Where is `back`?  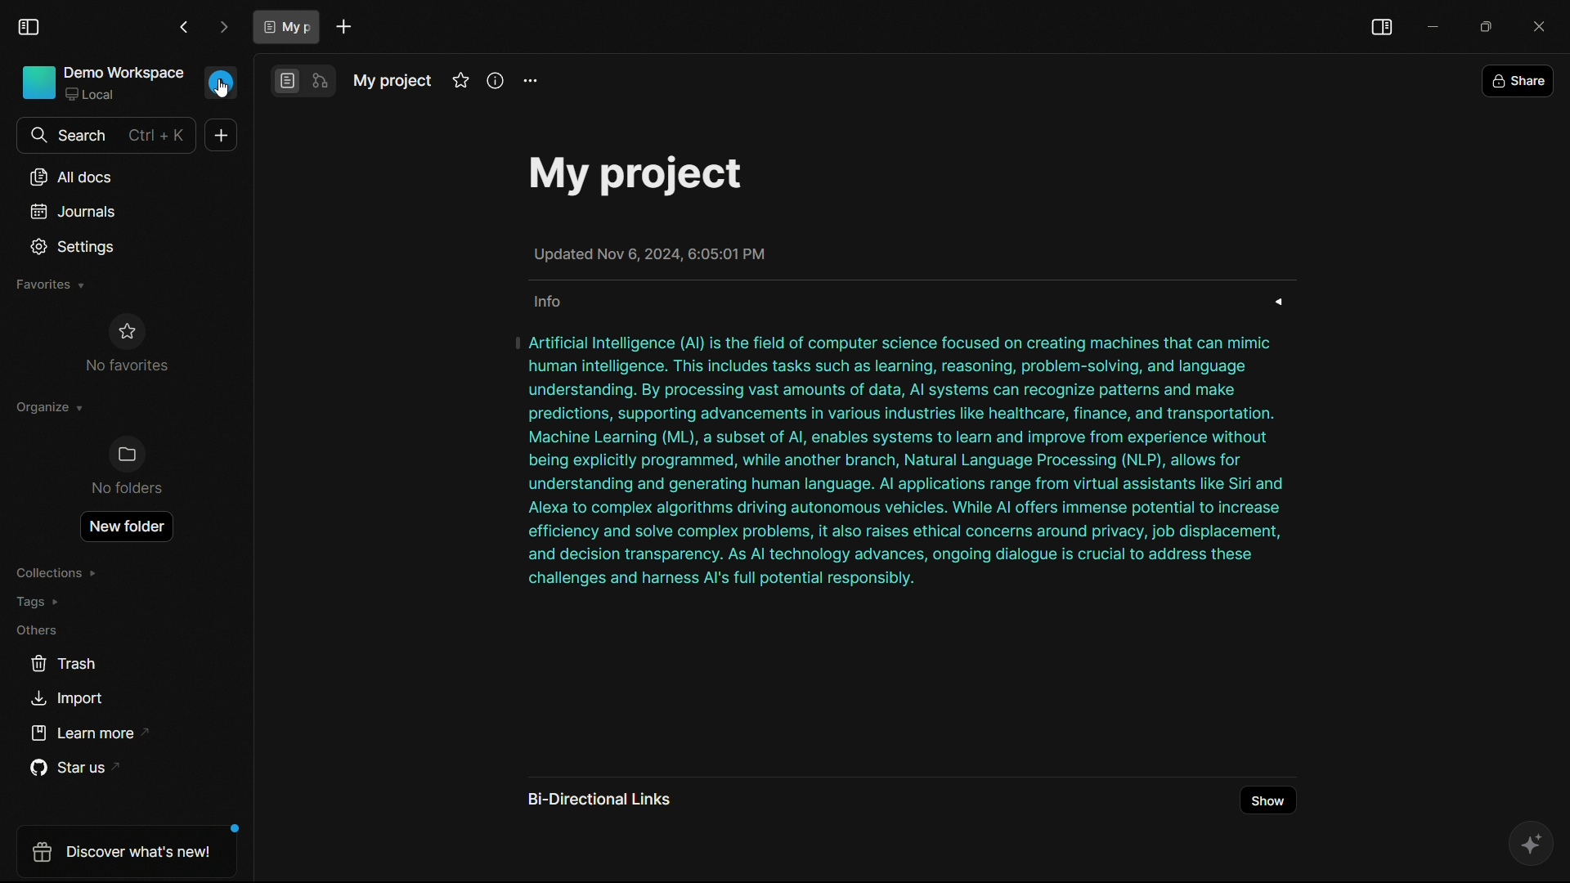
back is located at coordinates (183, 28).